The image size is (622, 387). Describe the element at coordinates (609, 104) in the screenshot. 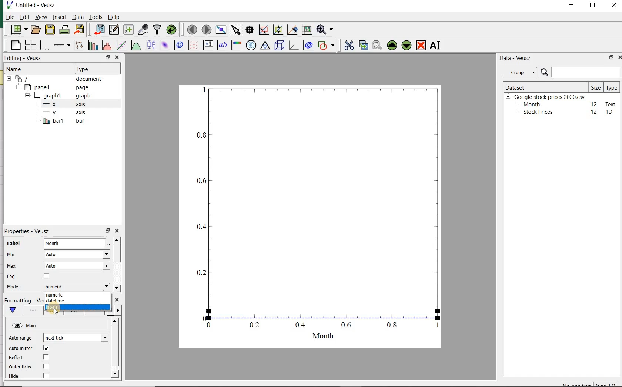

I see `text` at that location.